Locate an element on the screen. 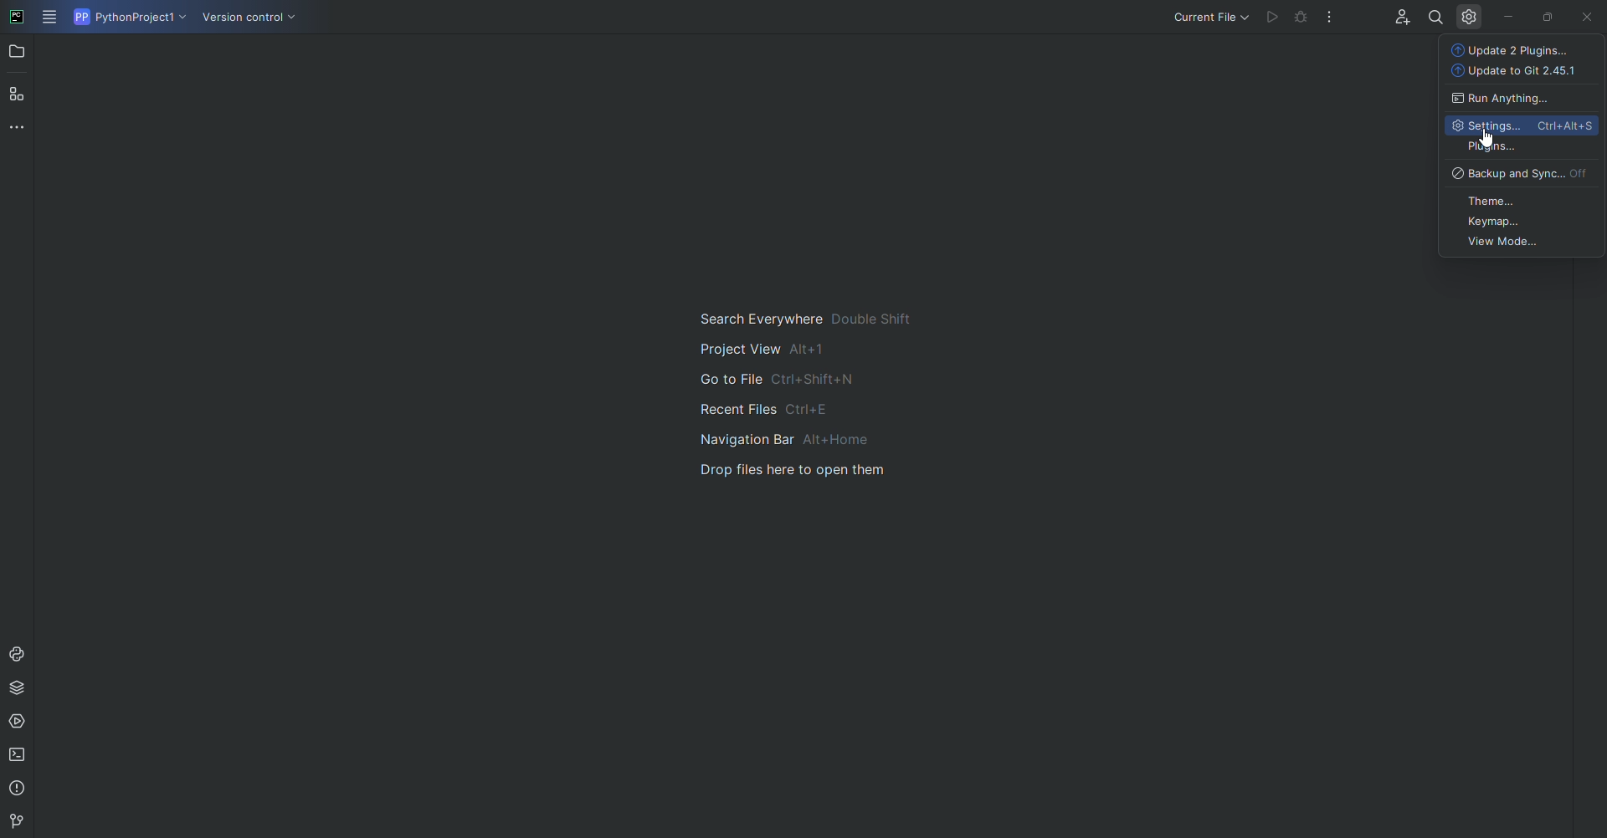 This screenshot has height=838, width=1607. Settings is located at coordinates (1488, 125).